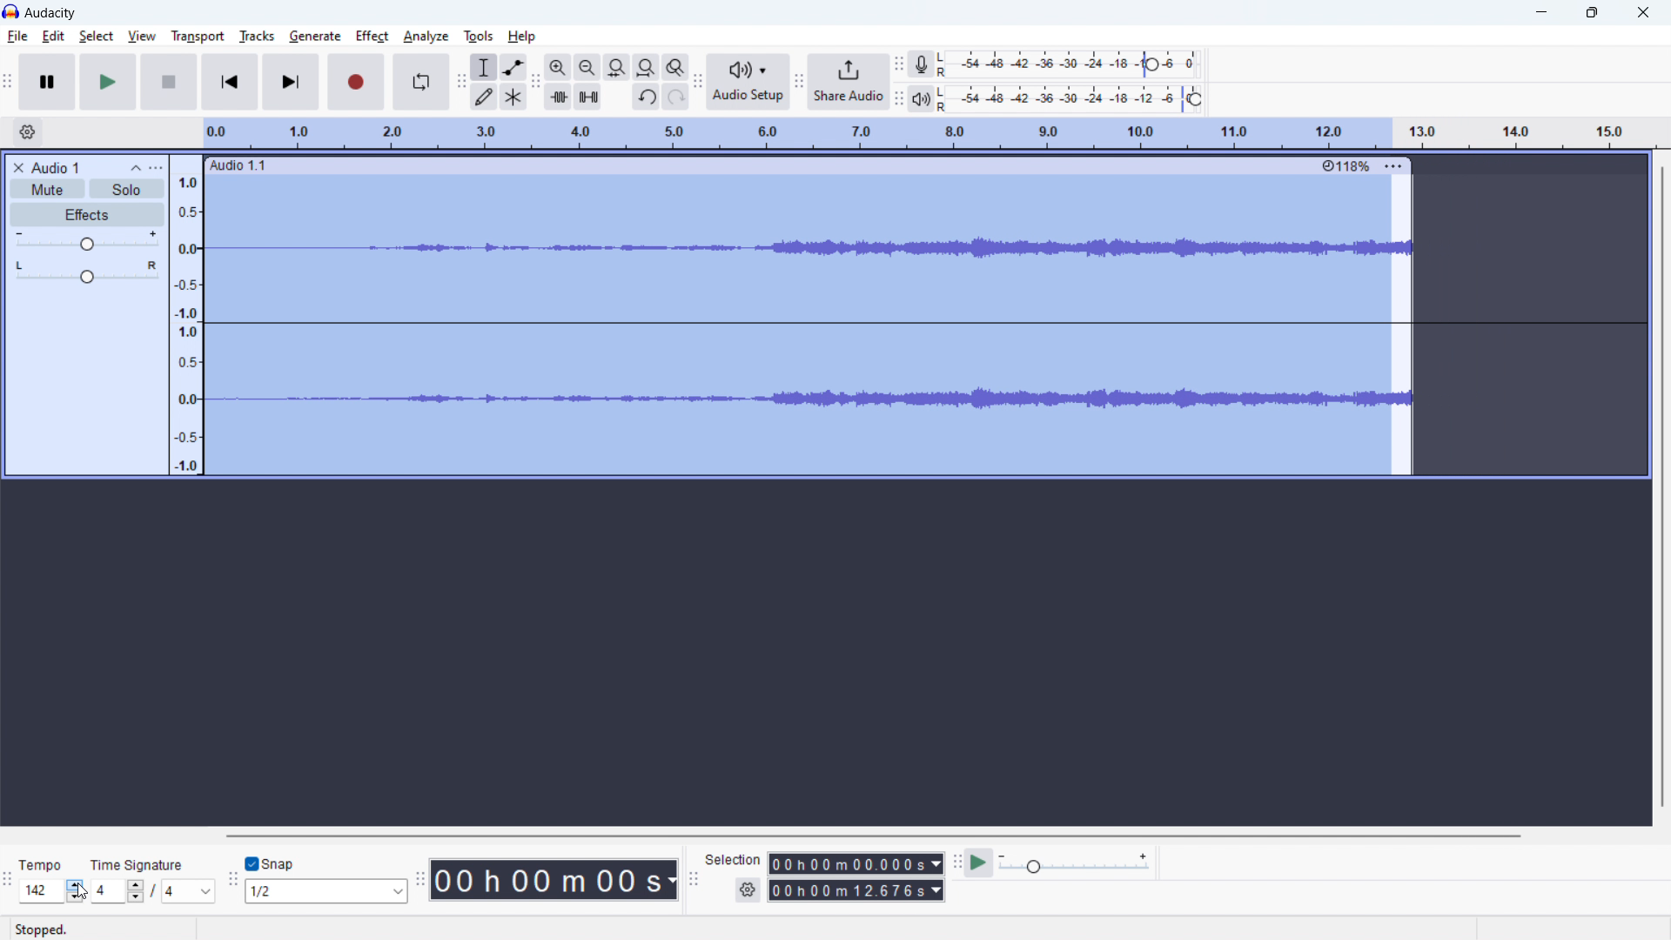 The height and width of the screenshot is (940, 1671). What do you see at coordinates (848, 82) in the screenshot?
I see `share audio` at bounding box center [848, 82].